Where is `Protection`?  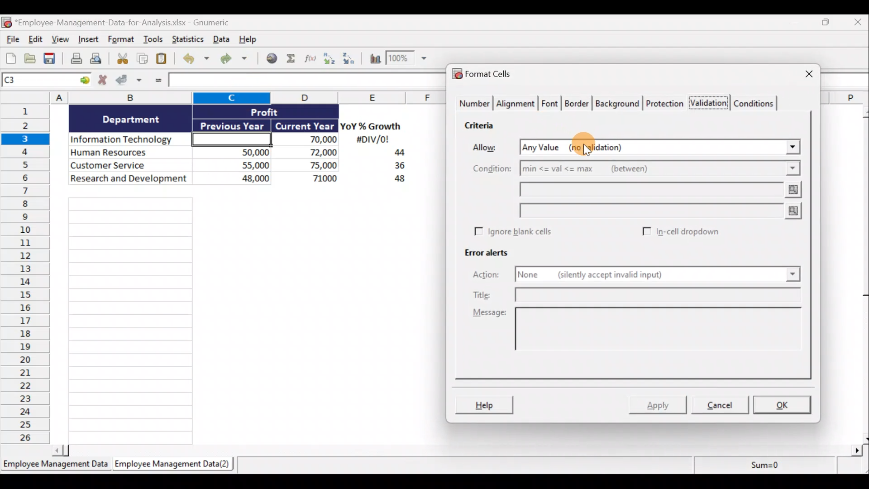 Protection is located at coordinates (664, 102).